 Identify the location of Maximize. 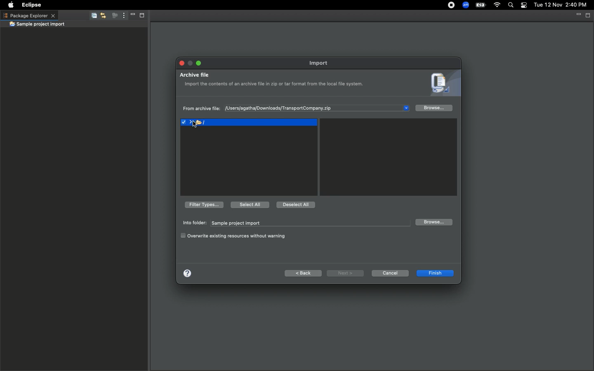
(141, 16).